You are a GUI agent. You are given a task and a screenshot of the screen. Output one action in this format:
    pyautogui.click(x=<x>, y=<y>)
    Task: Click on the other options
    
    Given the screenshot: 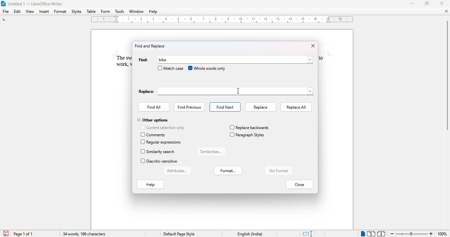 What is the action you would take?
    pyautogui.click(x=153, y=120)
    